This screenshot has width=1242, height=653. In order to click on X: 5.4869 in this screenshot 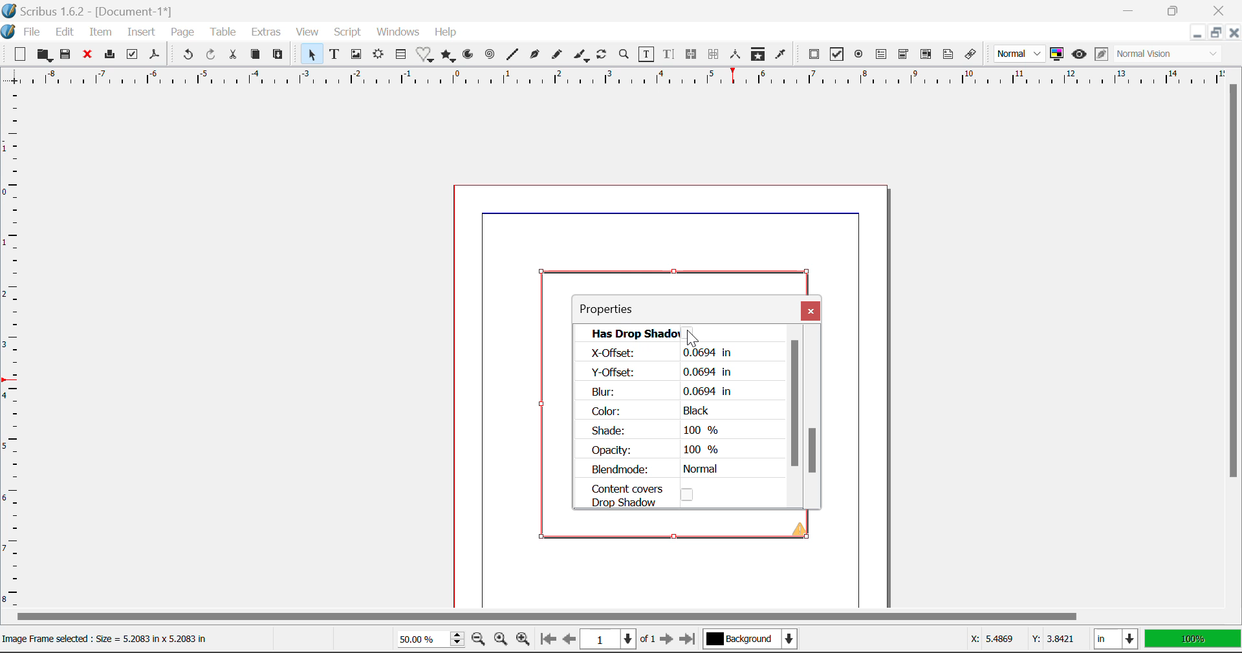, I will do `click(991, 638)`.